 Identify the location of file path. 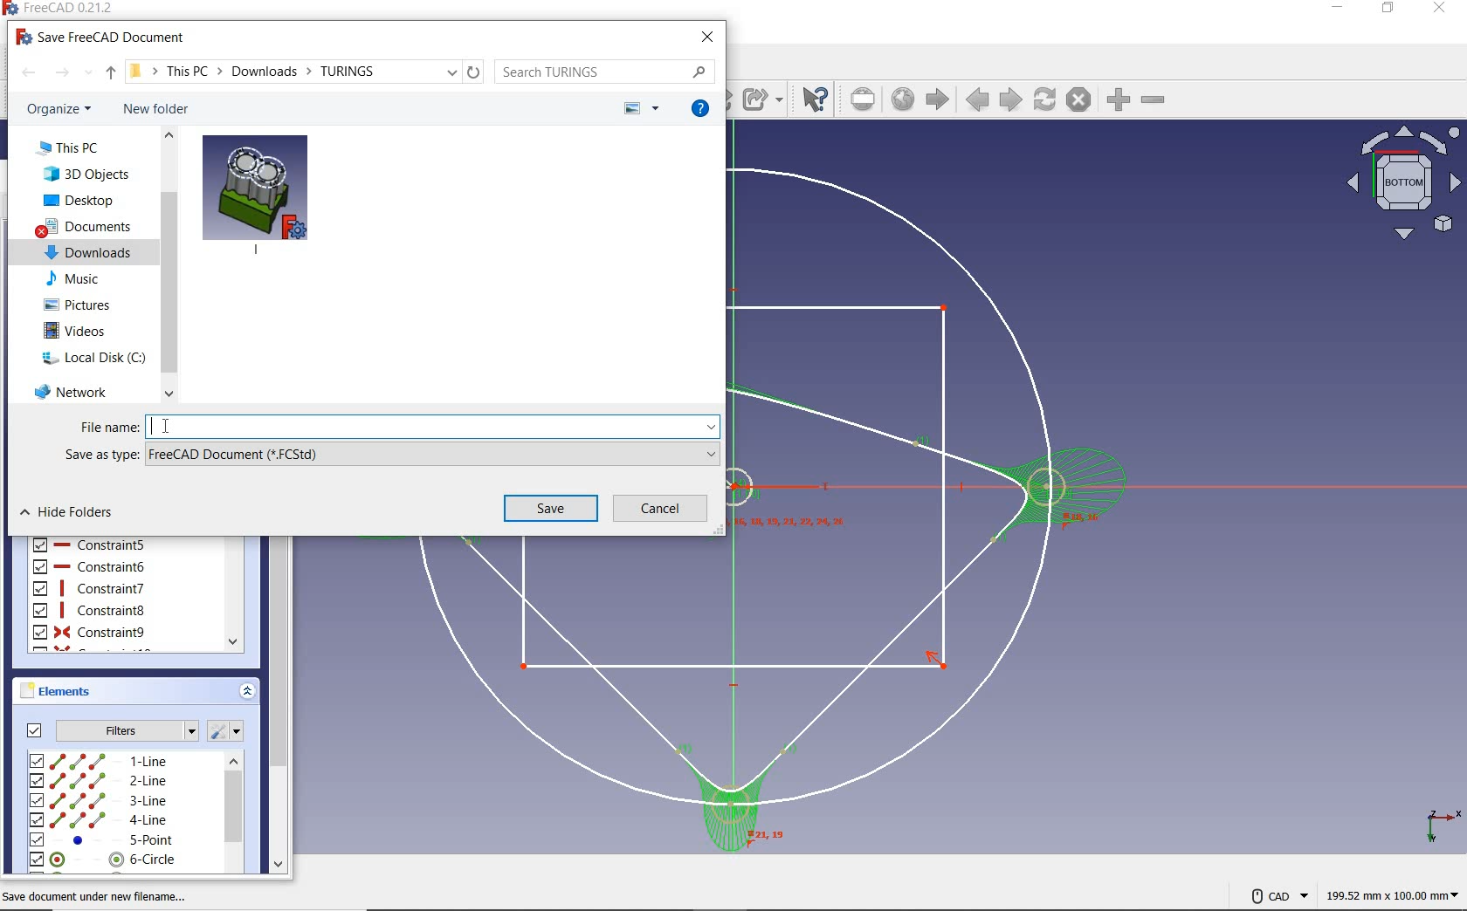
(252, 71).